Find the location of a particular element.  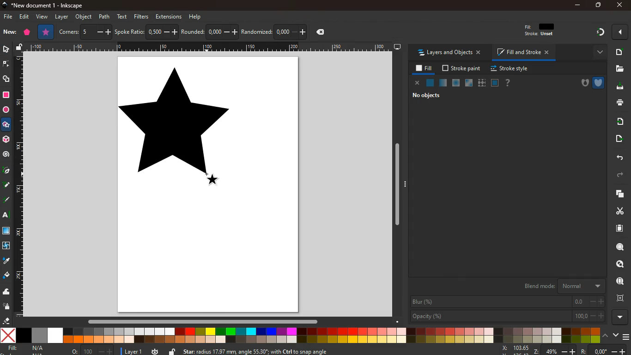

Star: radius 17.97 mm angle 55.30; with Ctrl to snap angle. is located at coordinates (261, 350).